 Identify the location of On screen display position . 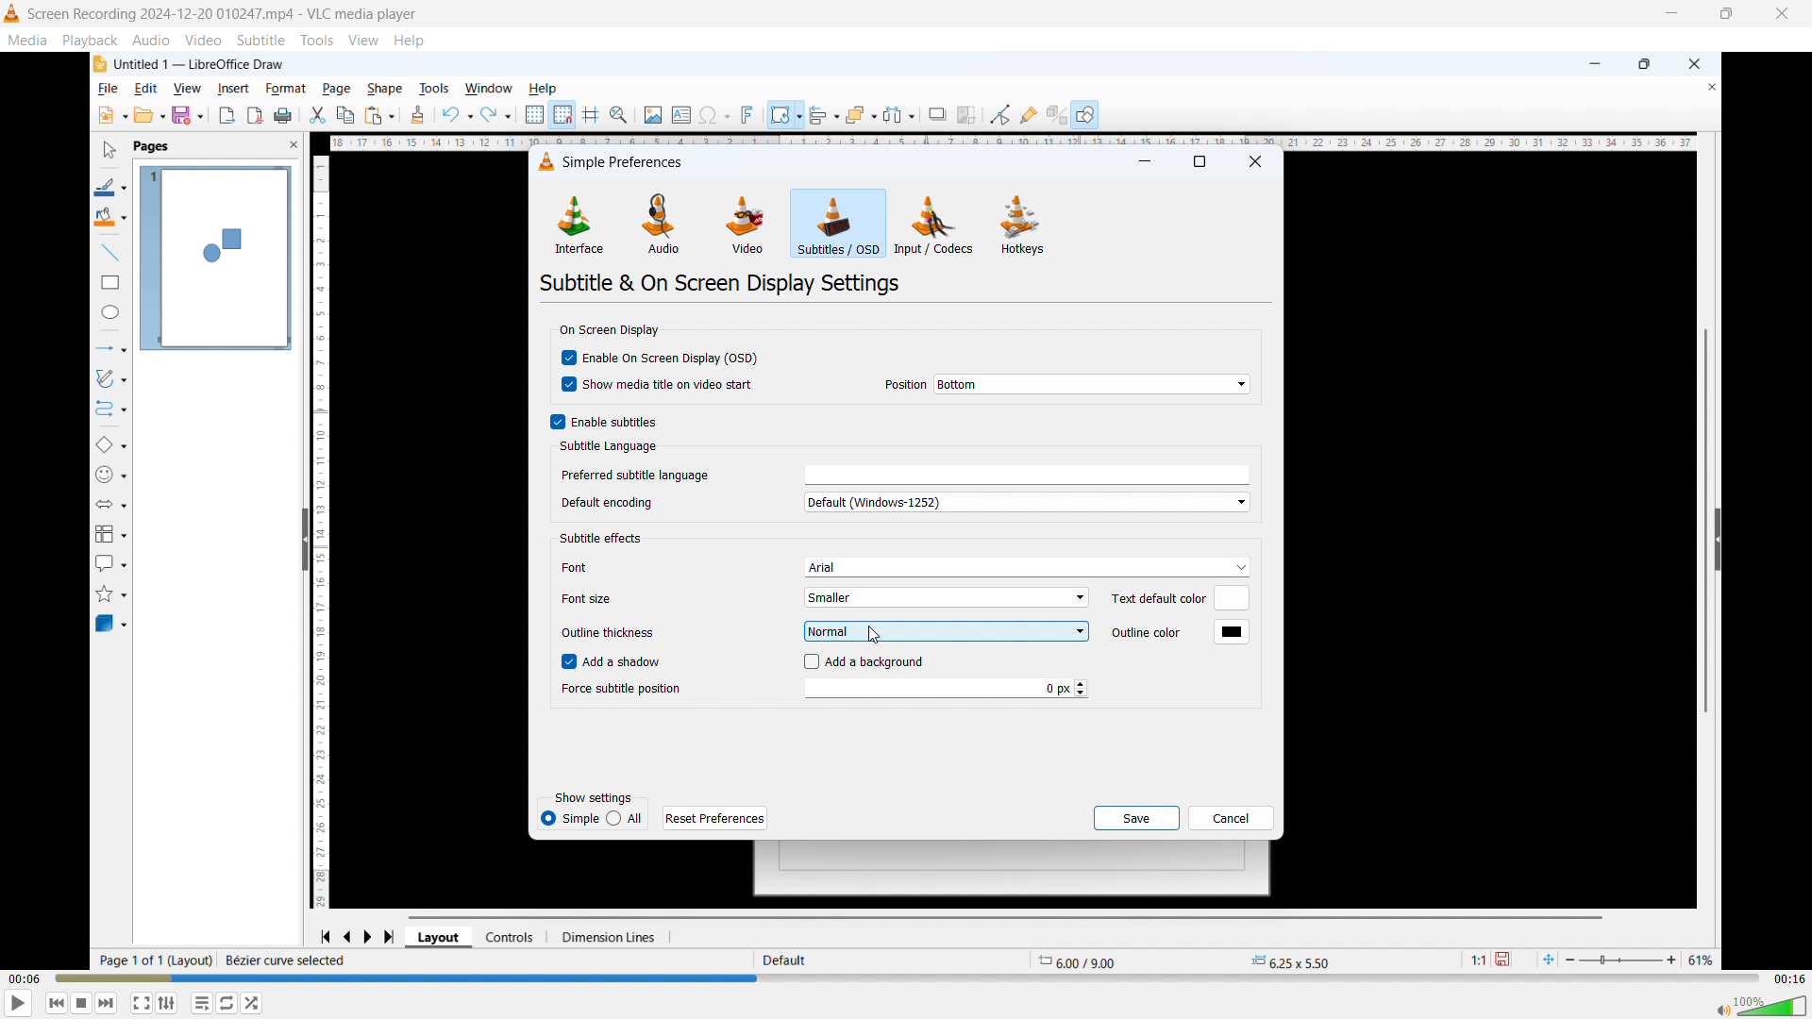
(1089, 384).